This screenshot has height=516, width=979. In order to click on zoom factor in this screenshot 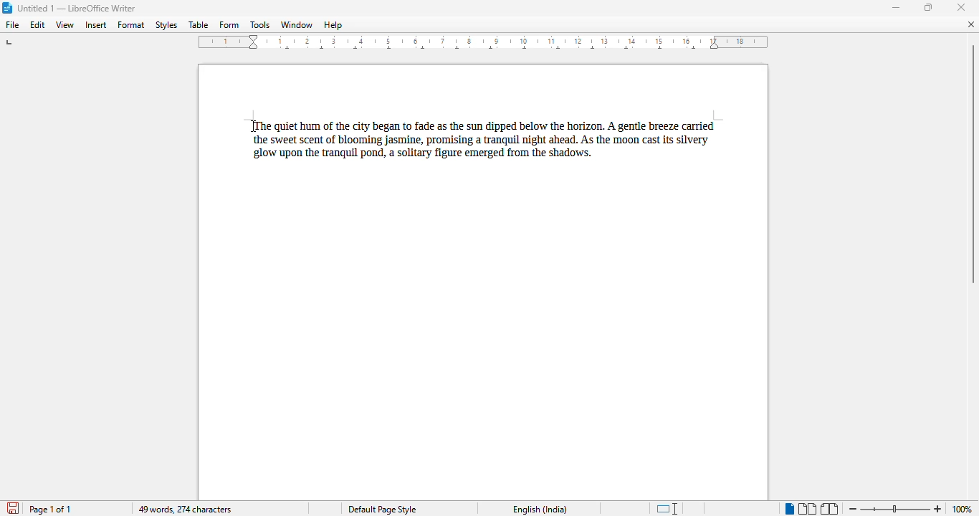, I will do `click(962, 508)`.